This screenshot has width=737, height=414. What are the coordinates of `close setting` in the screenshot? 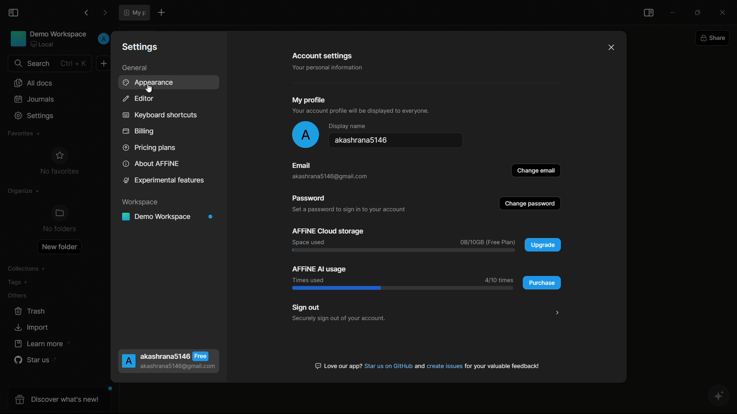 It's located at (612, 47).